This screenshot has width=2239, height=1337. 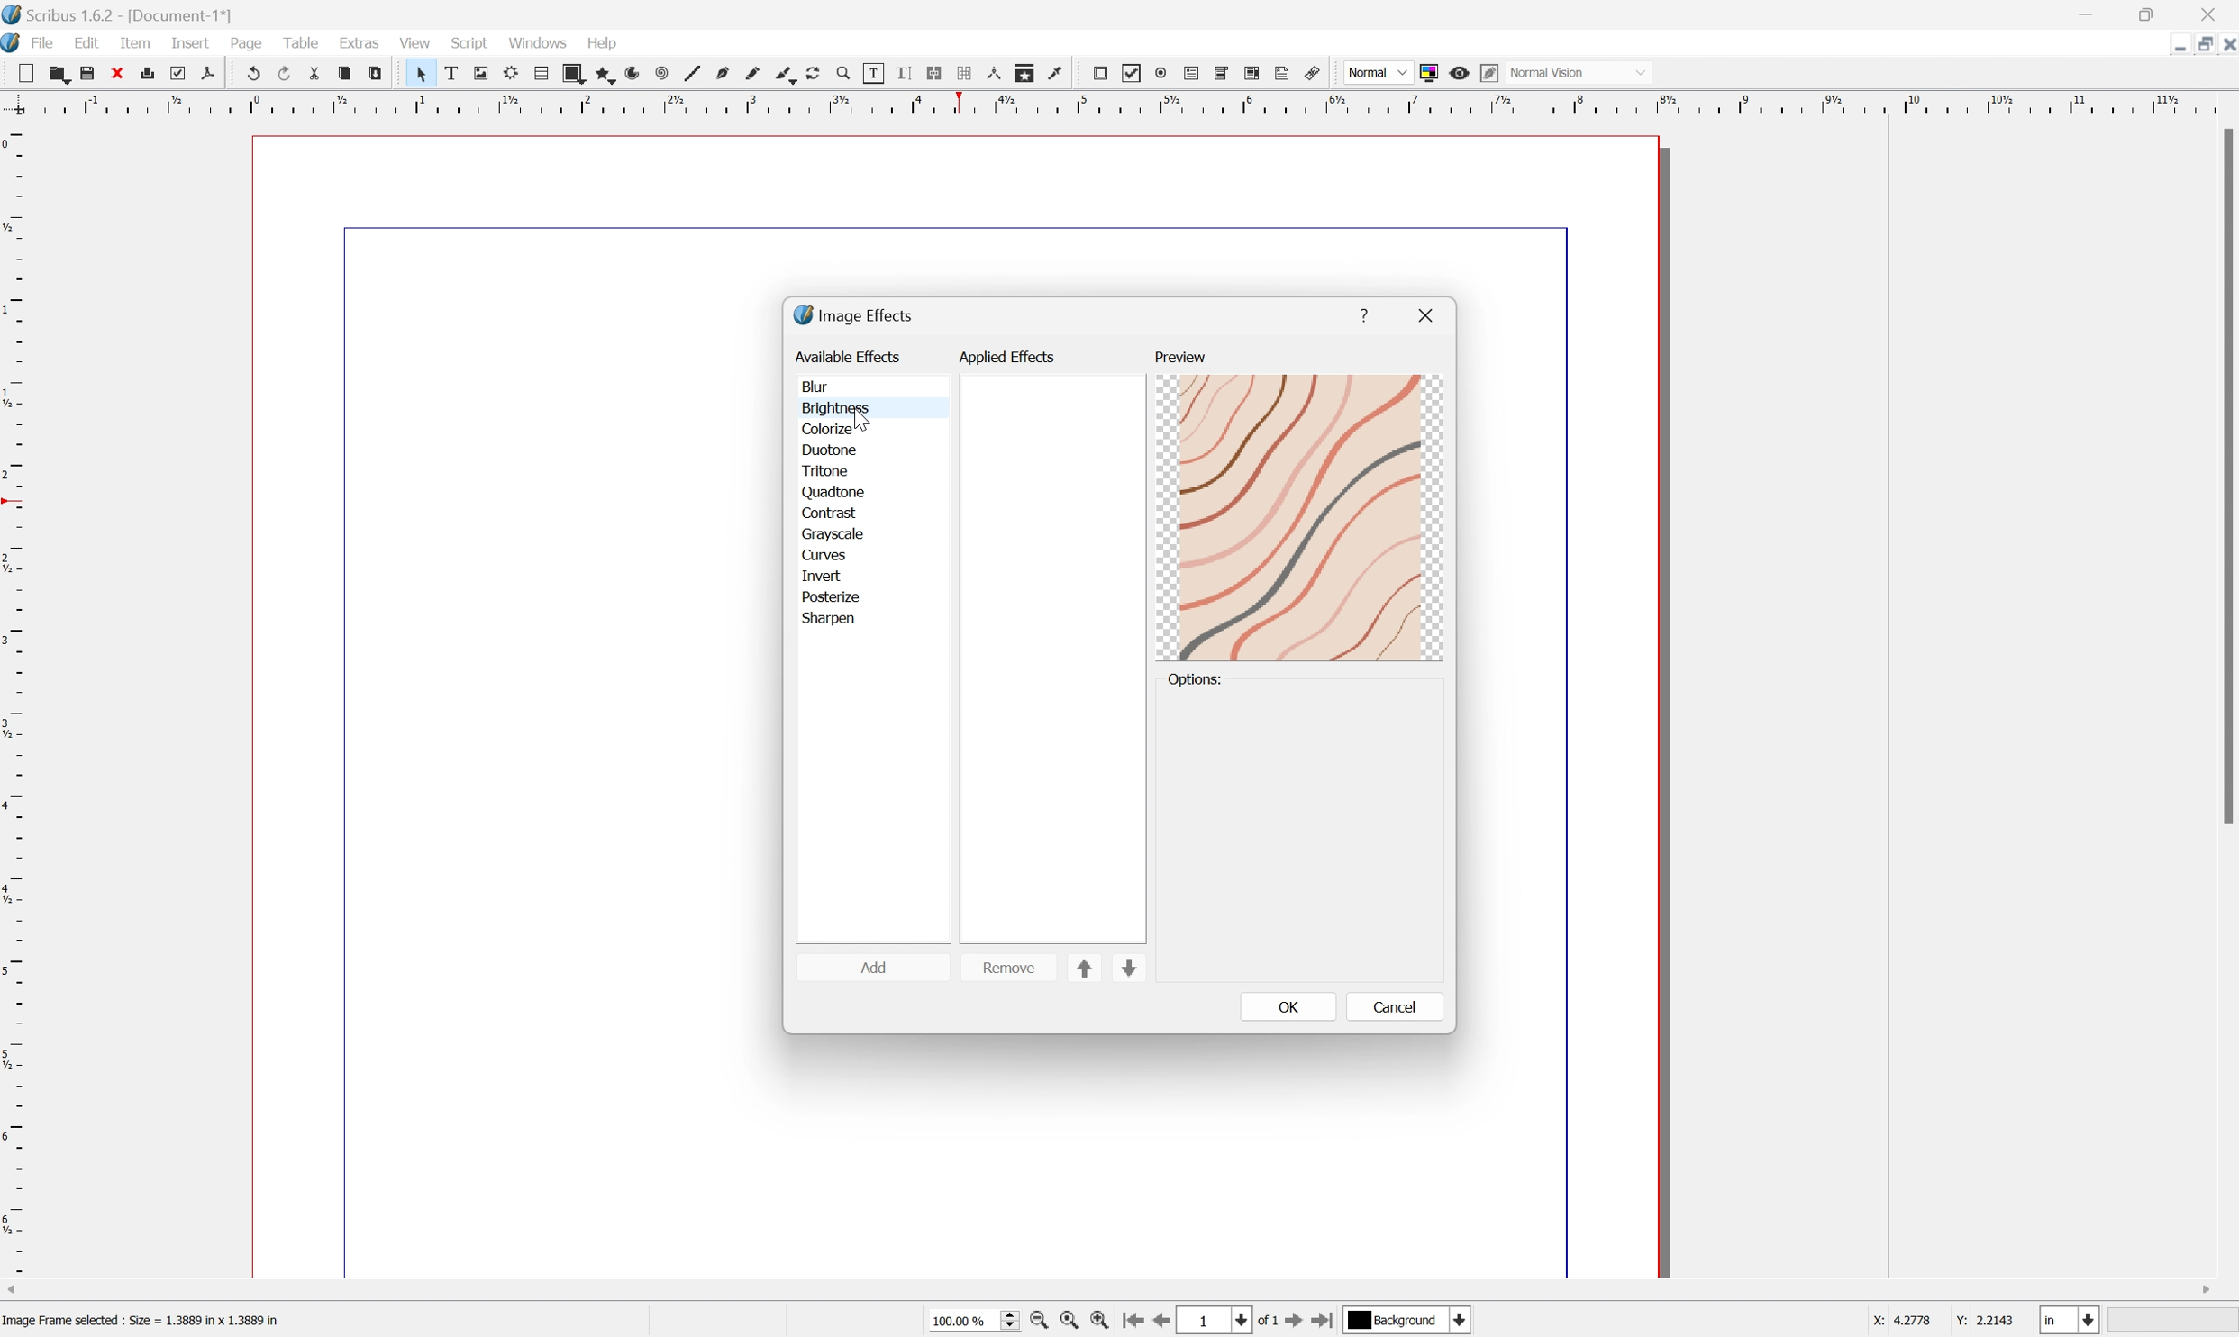 I want to click on Zoom Out, so click(x=1038, y=1323).